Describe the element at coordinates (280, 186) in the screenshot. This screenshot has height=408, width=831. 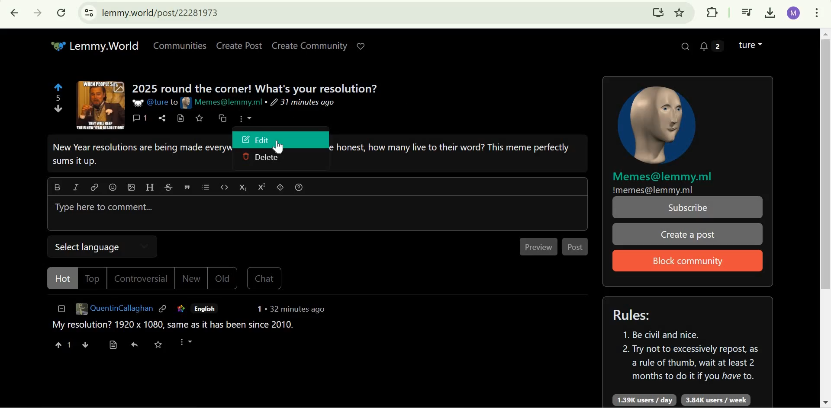
I see `spoiler` at that location.